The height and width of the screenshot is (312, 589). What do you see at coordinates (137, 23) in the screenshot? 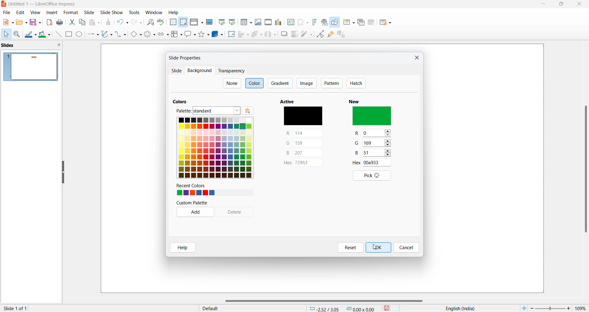
I see `redo ` at bounding box center [137, 23].